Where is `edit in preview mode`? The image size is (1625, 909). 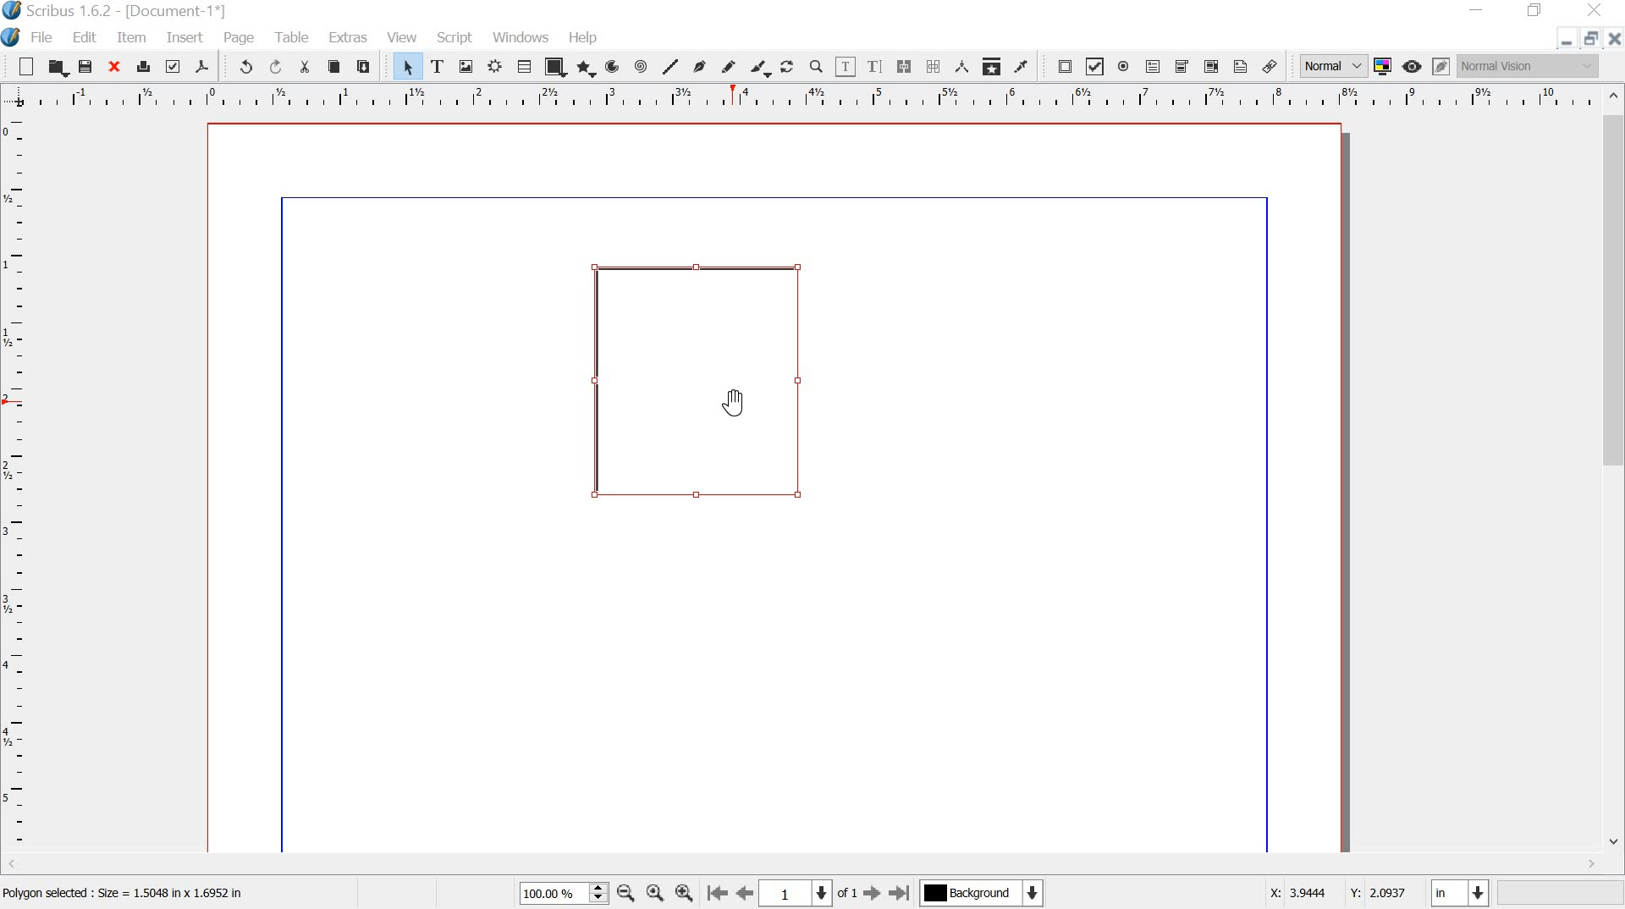 edit in preview mode is located at coordinates (1442, 66).